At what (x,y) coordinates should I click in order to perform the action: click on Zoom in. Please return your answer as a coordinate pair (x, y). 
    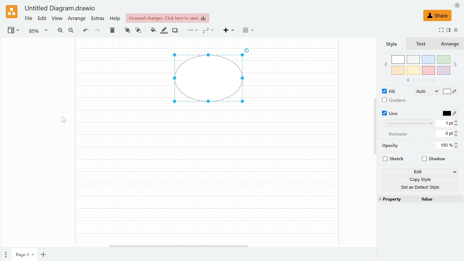
    Looking at the image, I should click on (60, 31).